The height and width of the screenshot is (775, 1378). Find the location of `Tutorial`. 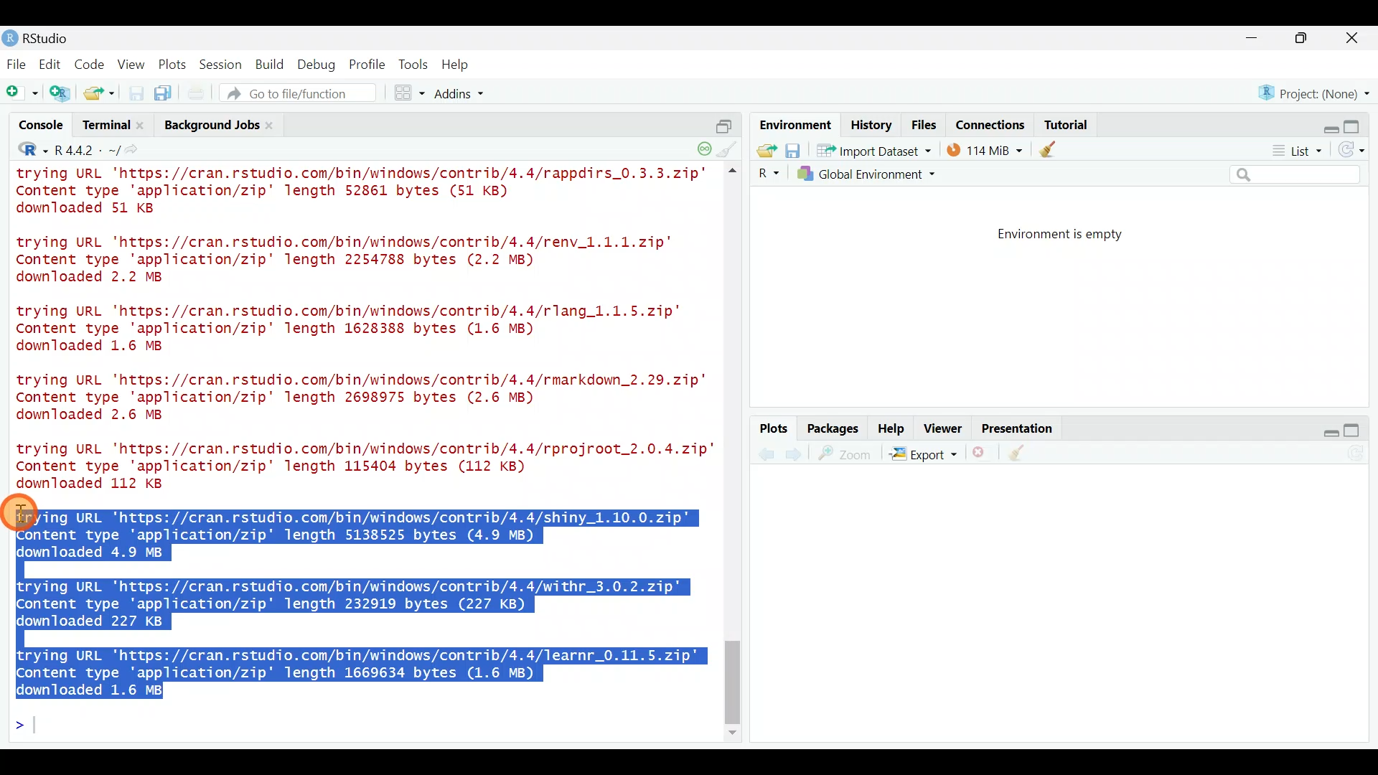

Tutorial is located at coordinates (1065, 122).